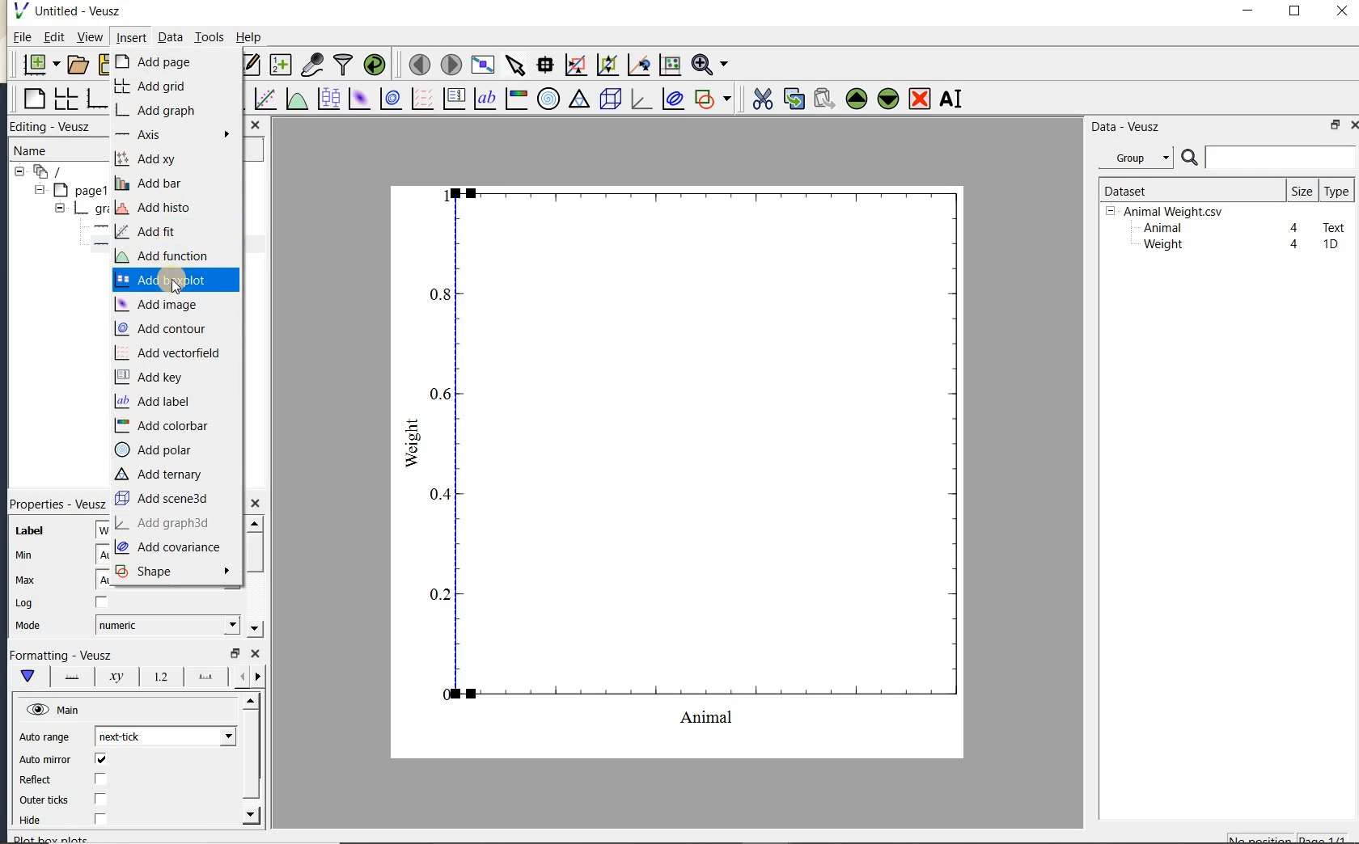 The image size is (1359, 844). What do you see at coordinates (1330, 244) in the screenshot?
I see `1D` at bounding box center [1330, 244].